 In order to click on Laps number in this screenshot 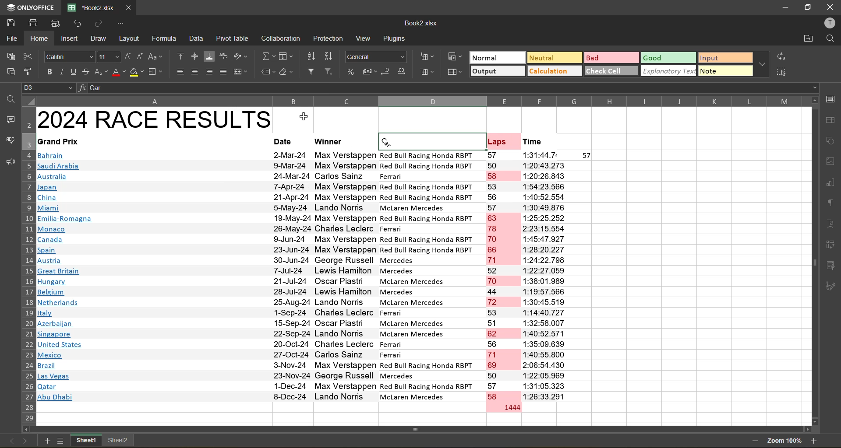, I will do `click(505, 281)`.